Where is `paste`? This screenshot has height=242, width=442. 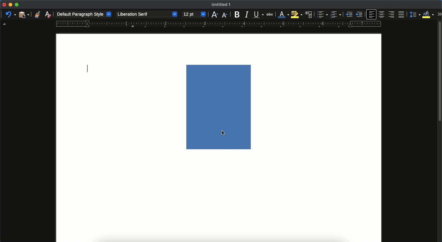 paste is located at coordinates (24, 14).